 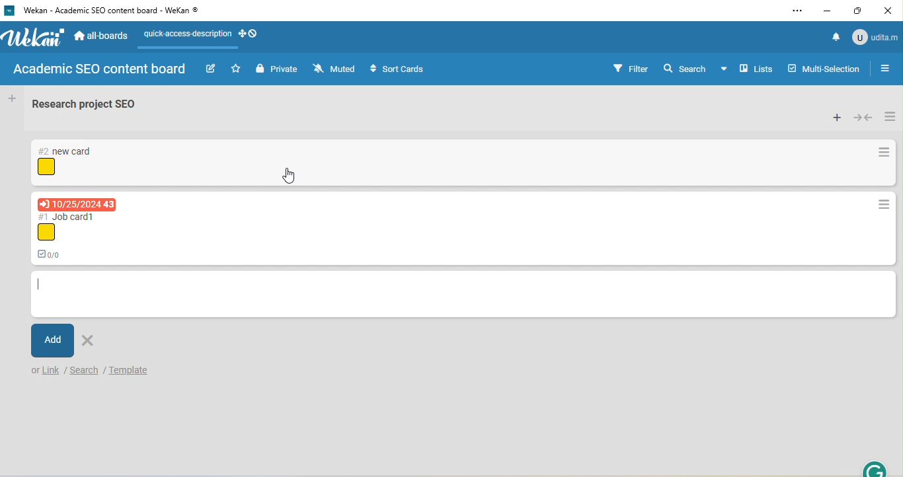 What do you see at coordinates (889, 68) in the screenshot?
I see `toggle sidebar` at bounding box center [889, 68].